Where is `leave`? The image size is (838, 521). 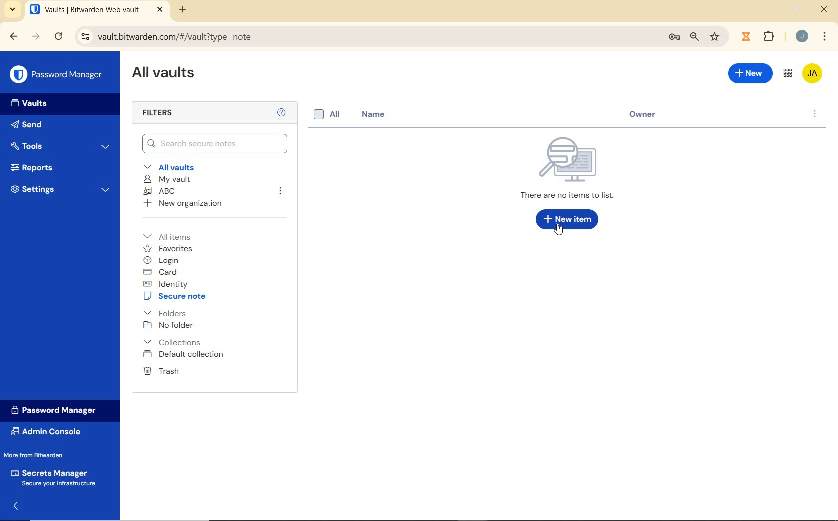 leave is located at coordinates (281, 193).